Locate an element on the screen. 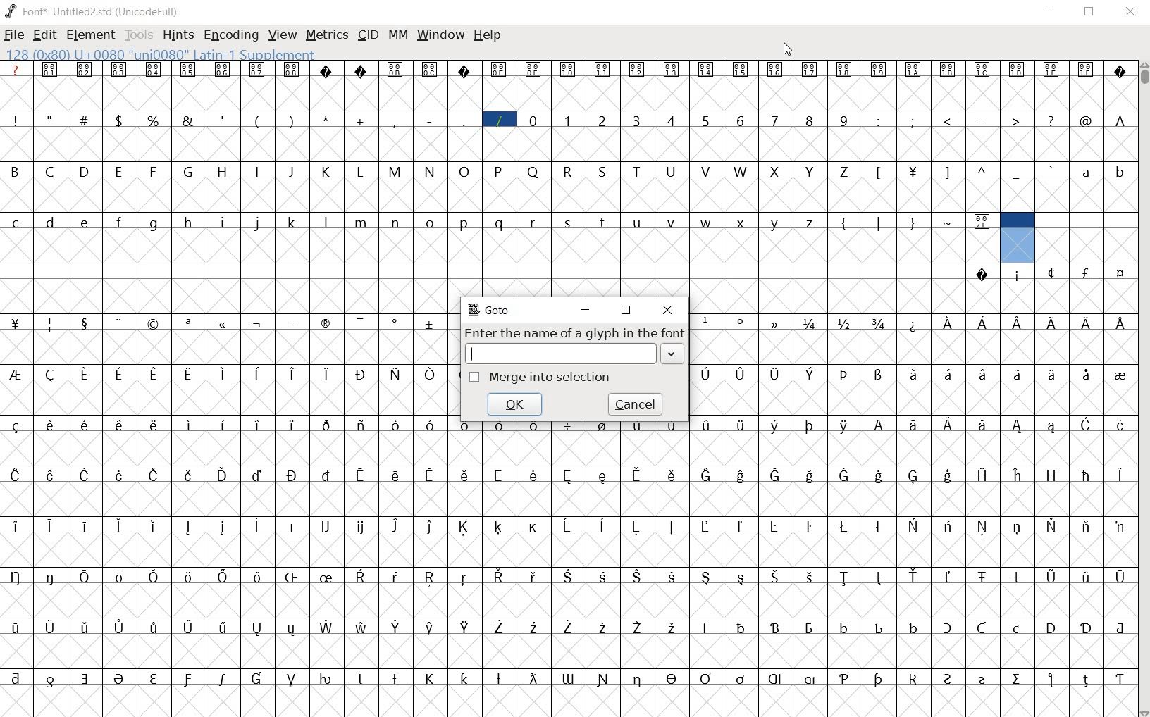 This screenshot has width=1150, height=717. Symbol is located at coordinates (87, 525).